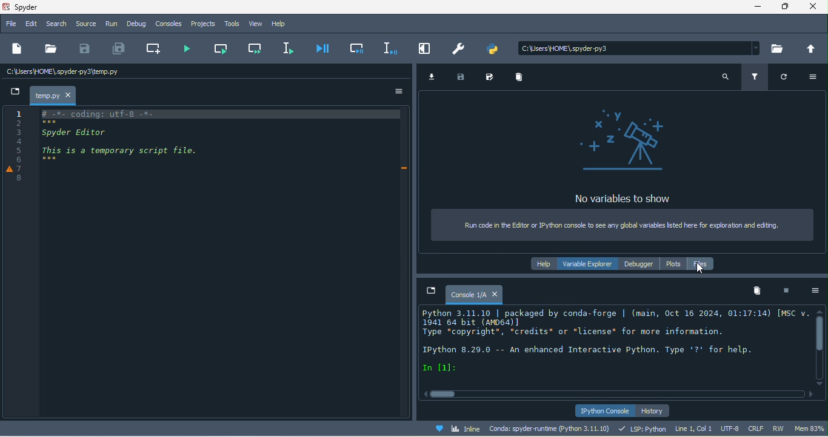 This screenshot has width=828, height=437. Describe the element at coordinates (641, 265) in the screenshot. I see `debugger` at that location.